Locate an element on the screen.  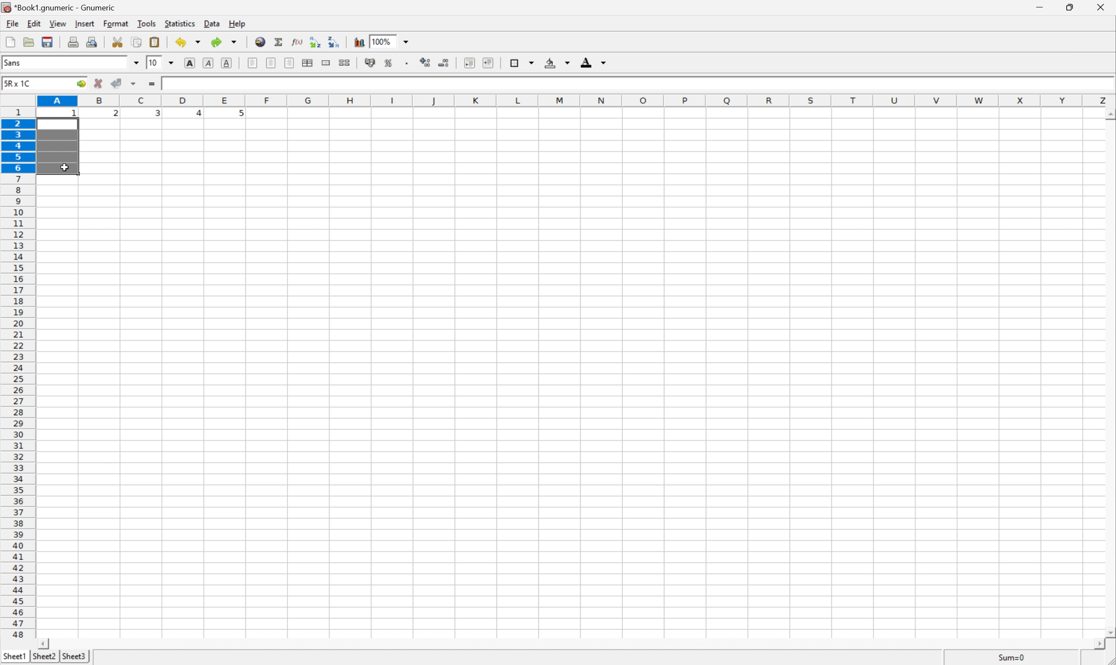
increase indent is located at coordinates (487, 63).